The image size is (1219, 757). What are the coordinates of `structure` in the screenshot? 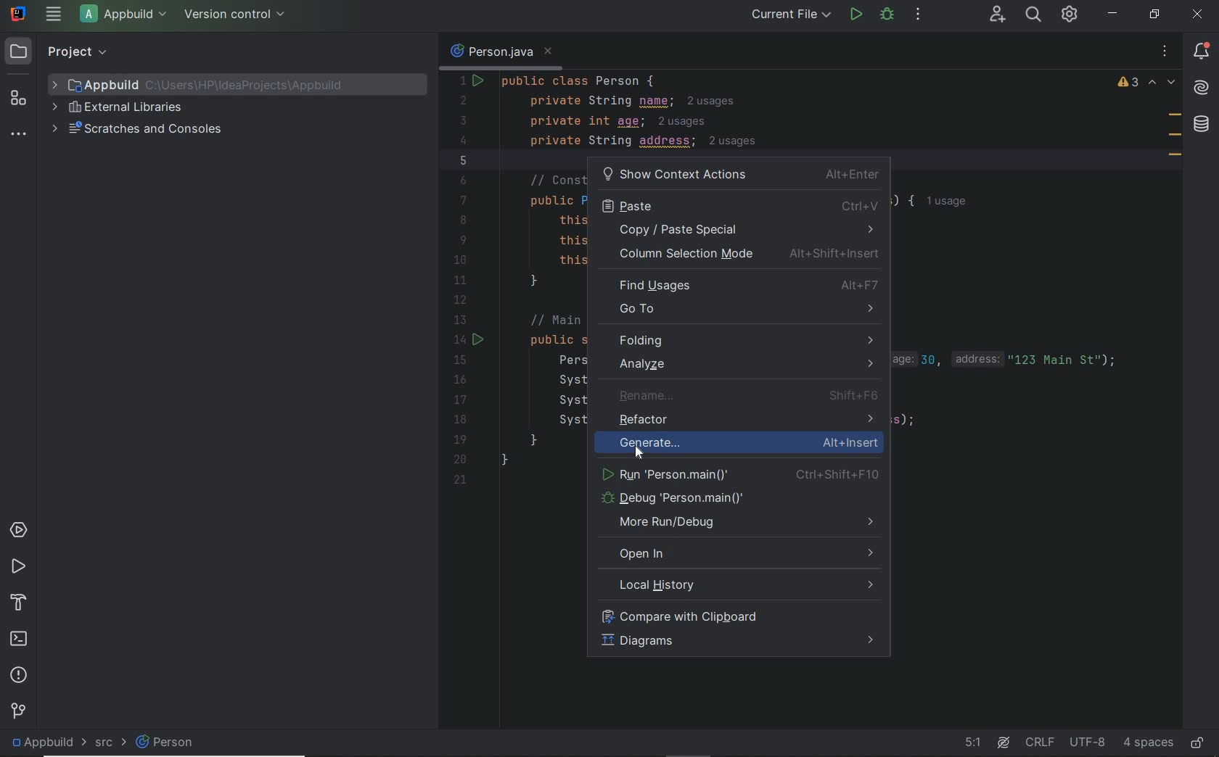 It's located at (18, 99).